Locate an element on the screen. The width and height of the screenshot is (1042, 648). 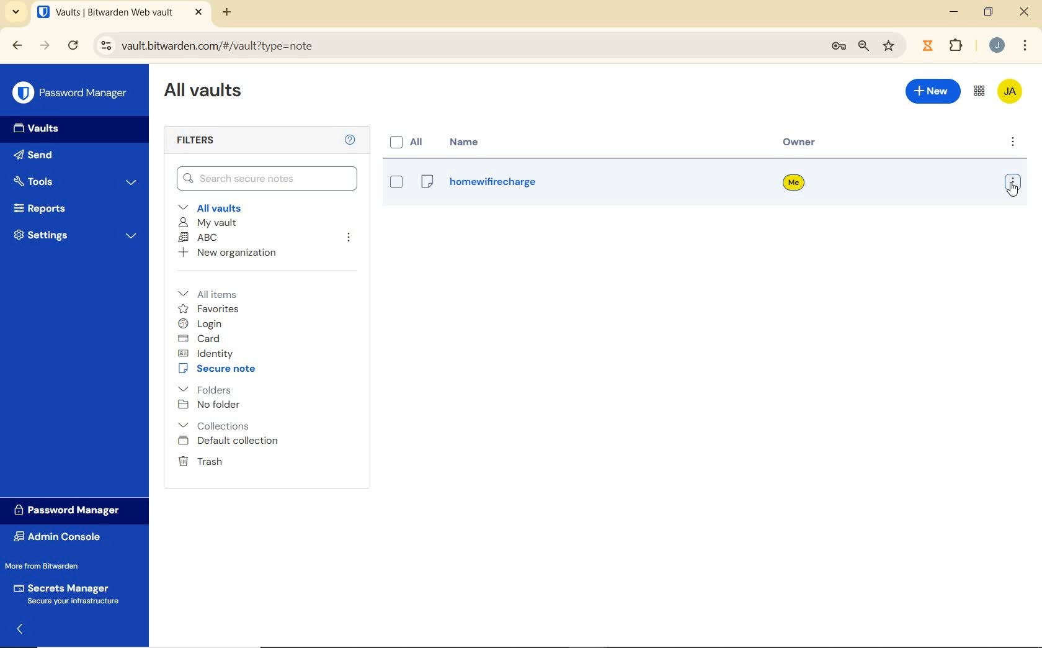
search tabs is located at coordinates (17, 14).